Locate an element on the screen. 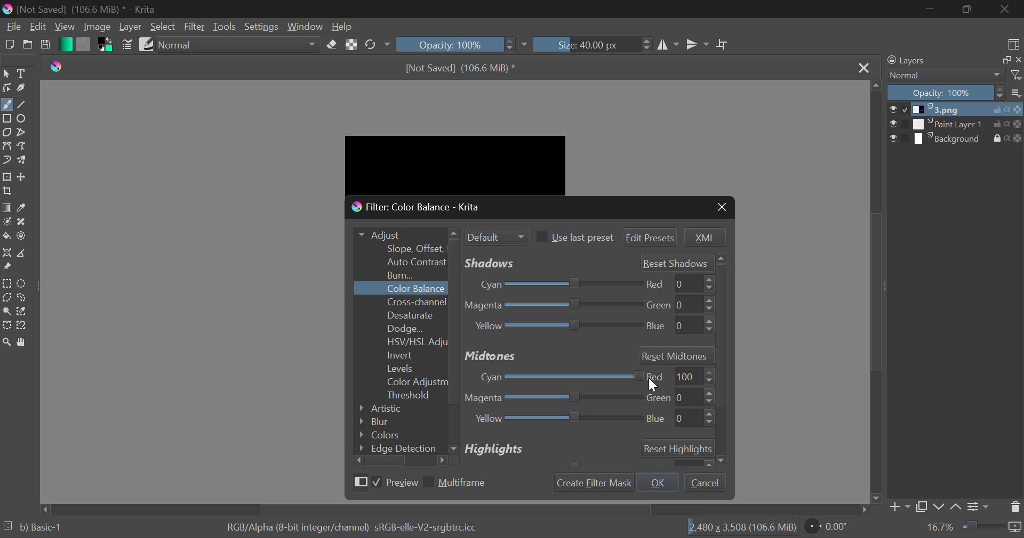  OK is located at coordinates (657, 482).